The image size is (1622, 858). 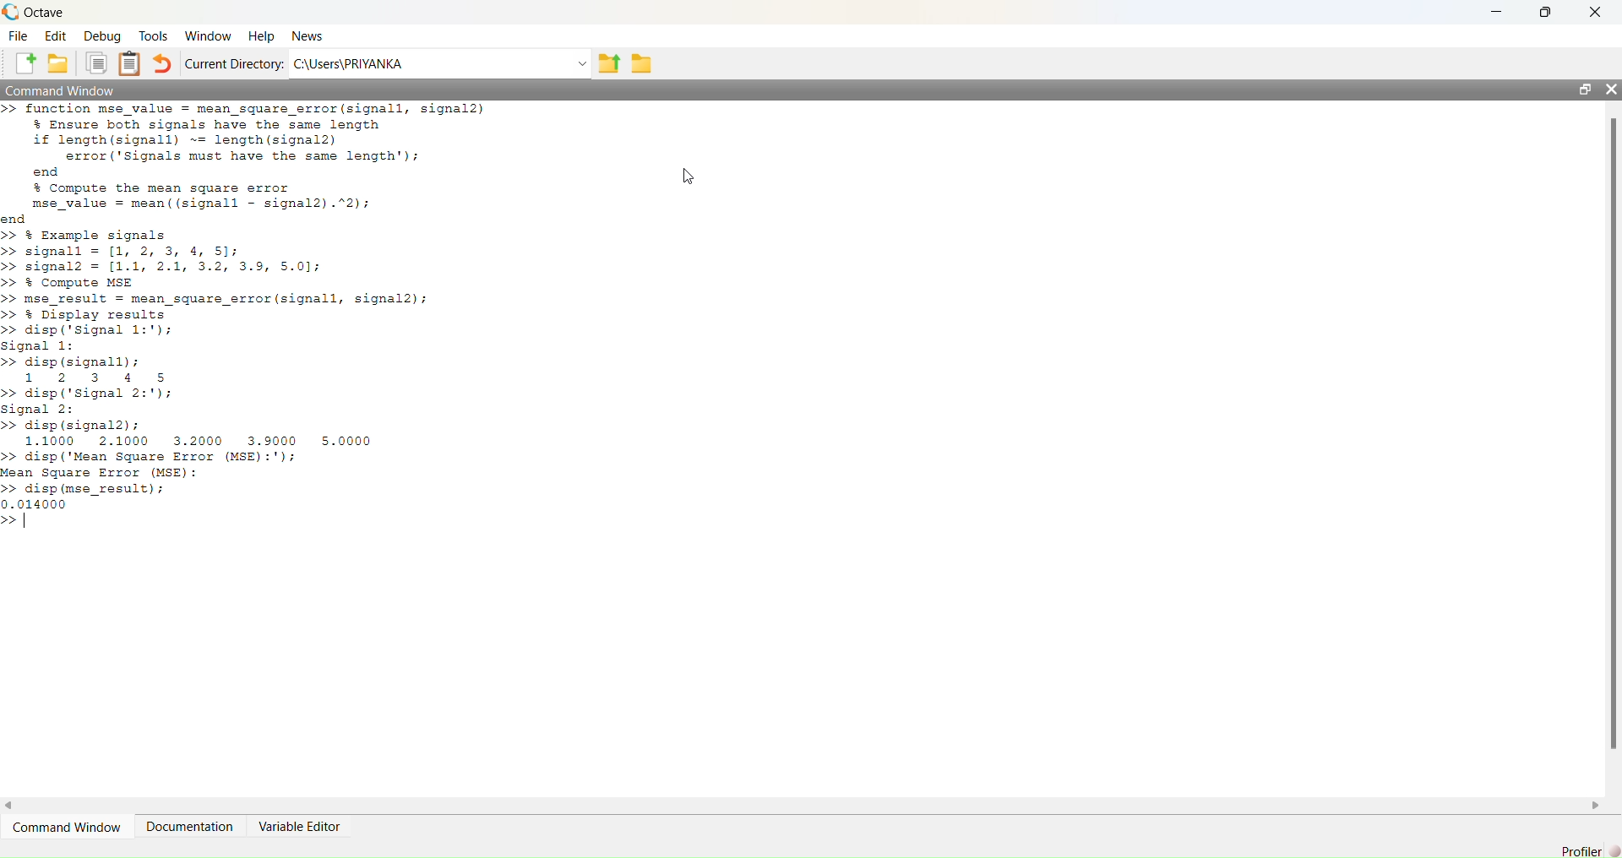 What do you see at coordinates (1499, 10) in the screenshot?
I see `minimise` at bounding box center [1499, 10].